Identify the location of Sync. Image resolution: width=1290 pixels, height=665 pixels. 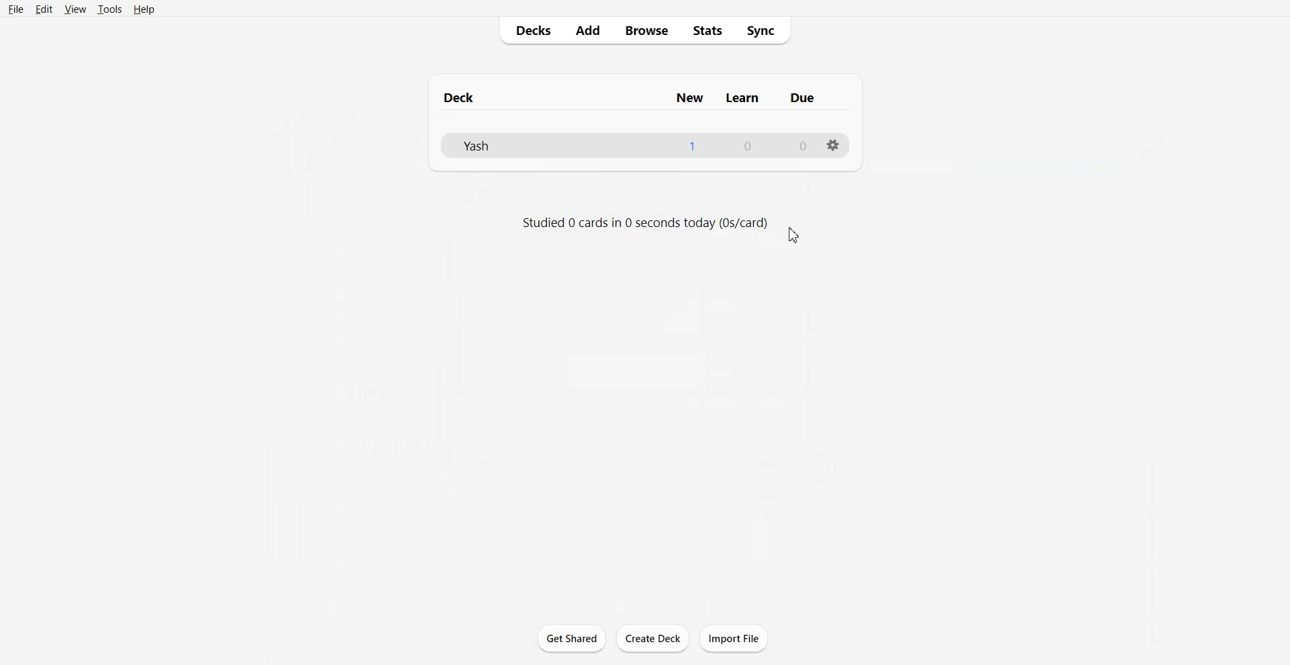
(765, 30).